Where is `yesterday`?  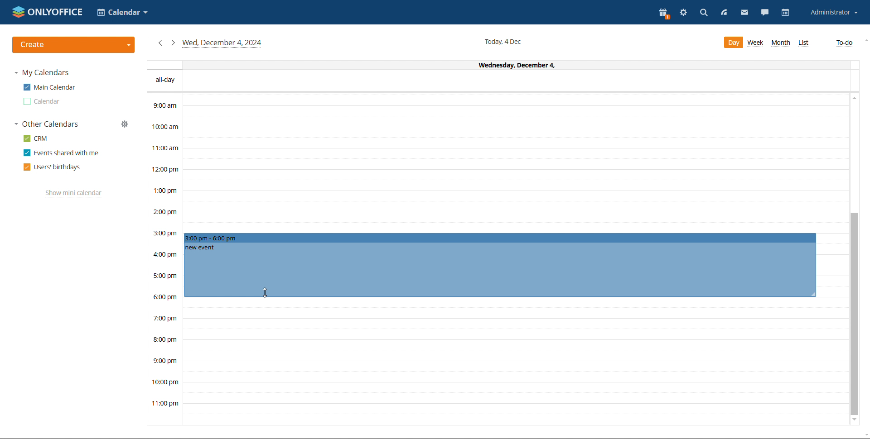
yesterday is located at coordinates (159, 43).